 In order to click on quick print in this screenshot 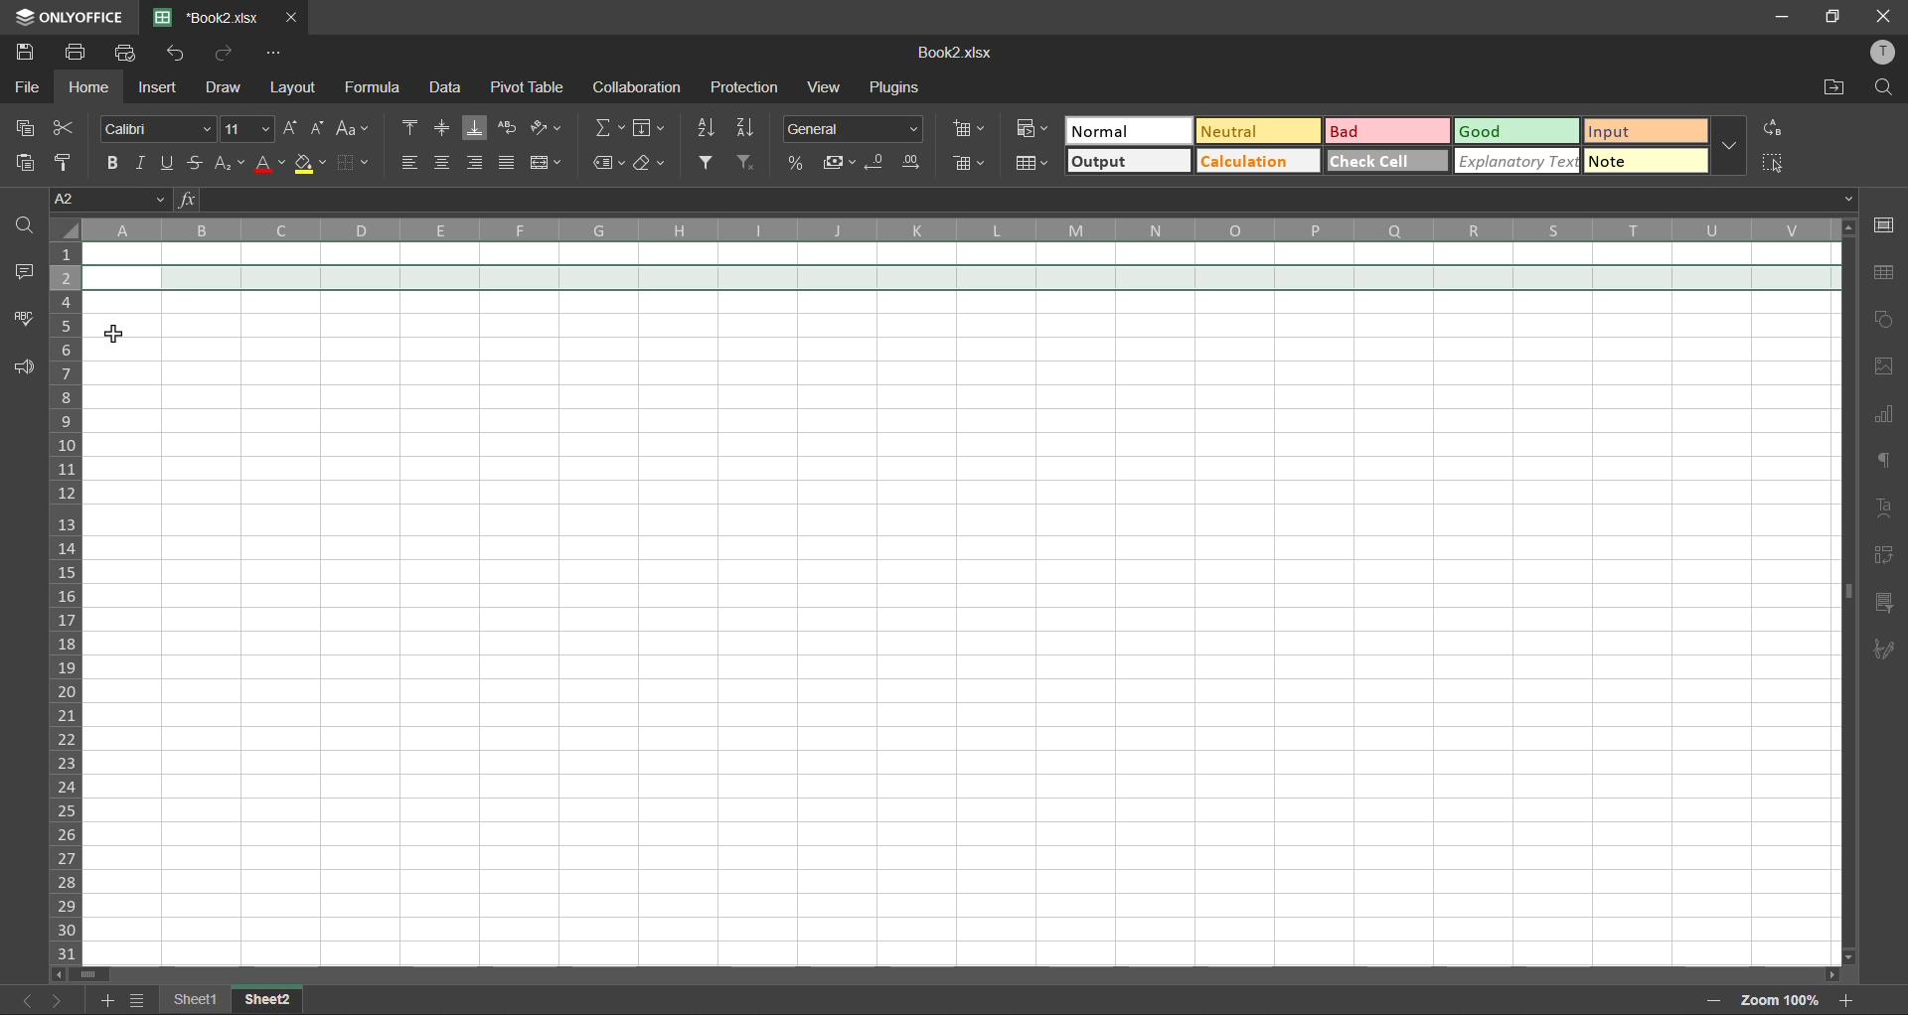, I will do `click(136, 54)`.